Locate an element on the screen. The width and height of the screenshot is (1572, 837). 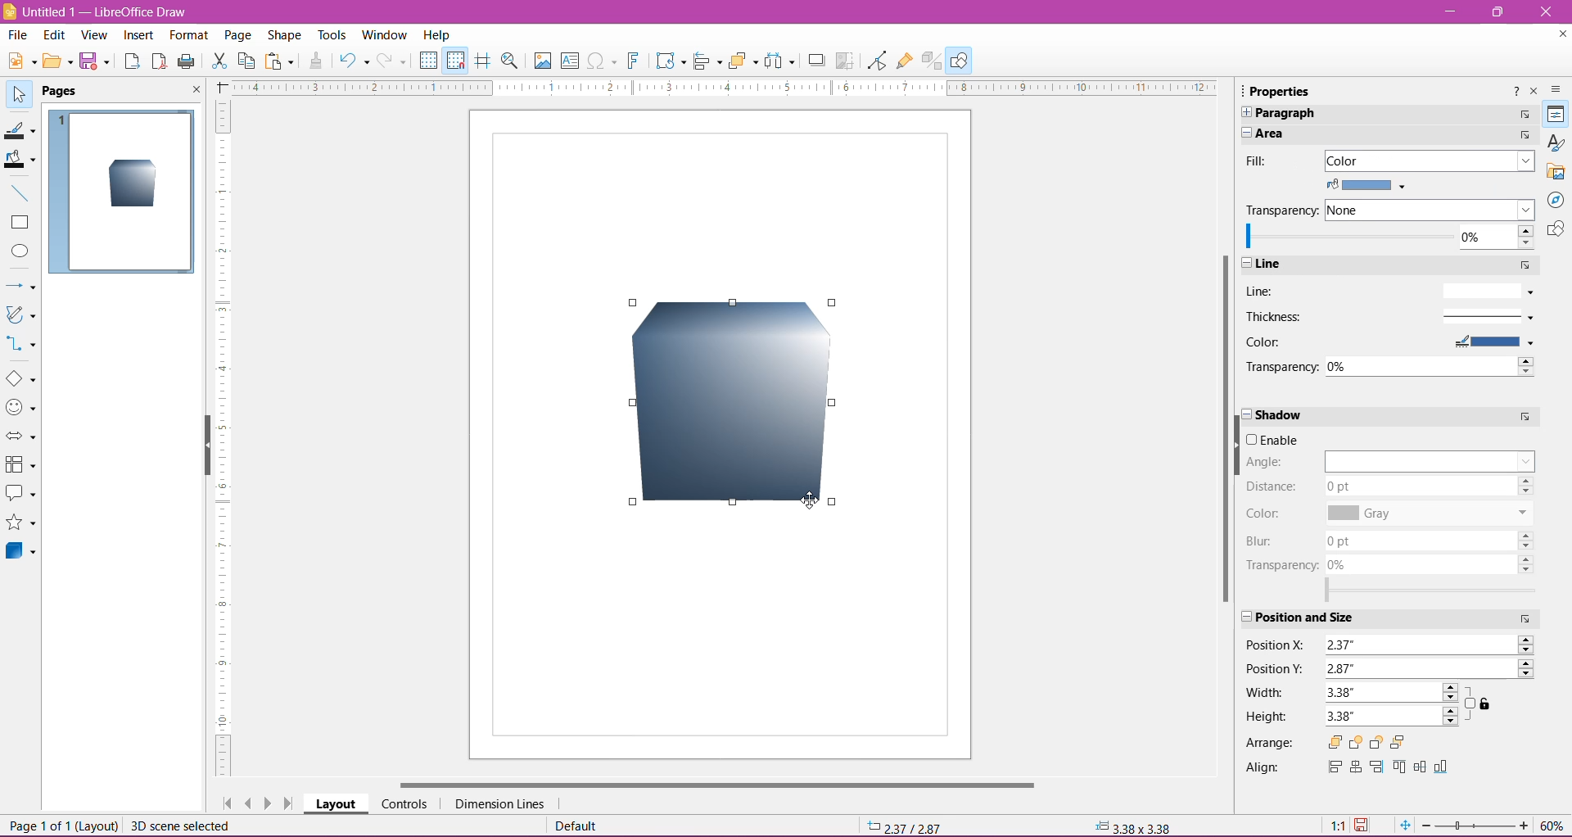
Document Title - Application Name is located at coordinates (97, 11).